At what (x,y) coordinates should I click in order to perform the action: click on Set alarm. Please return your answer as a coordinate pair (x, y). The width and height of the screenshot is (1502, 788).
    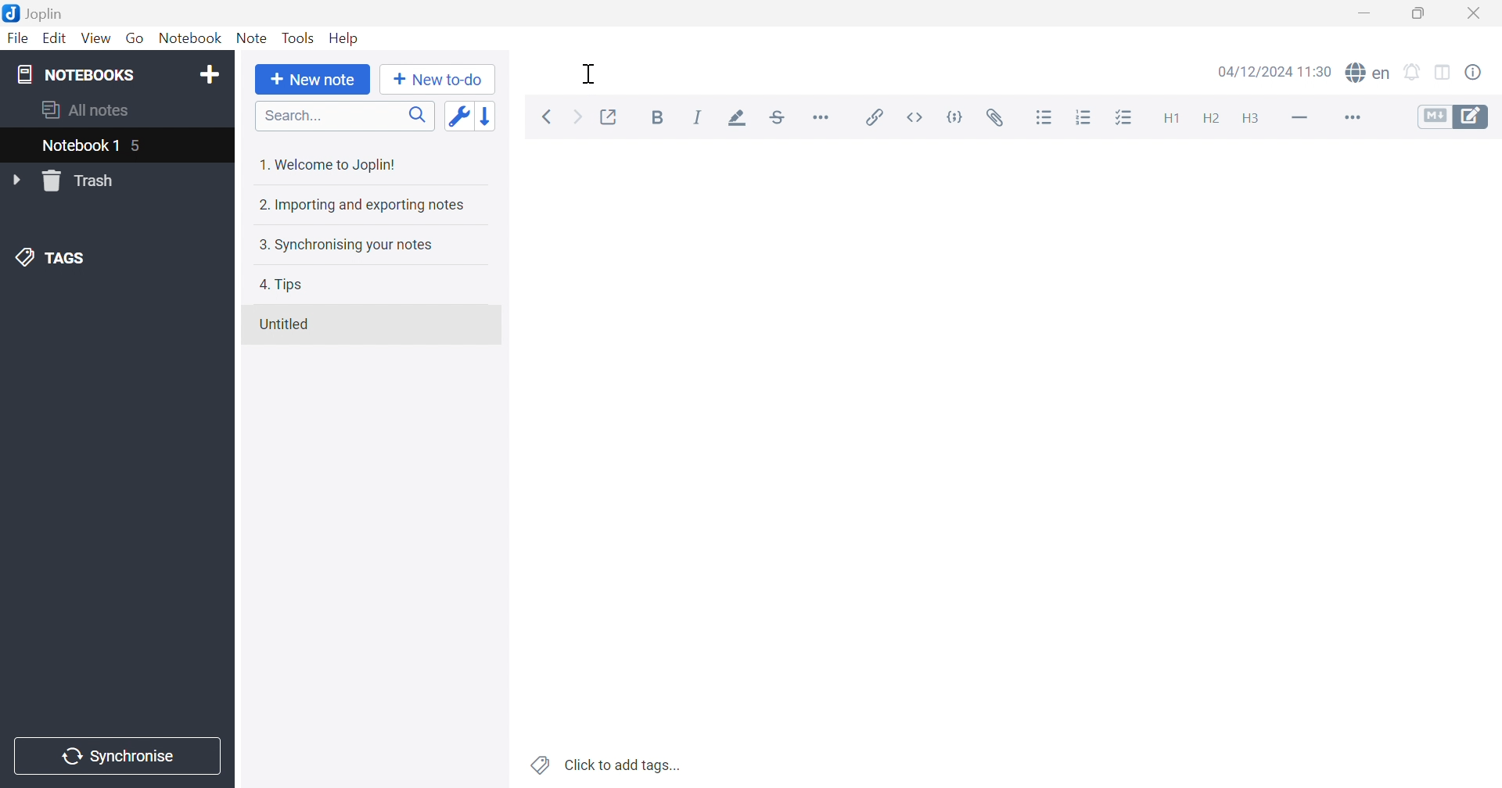
    Looking at the image, I should click on (1415, 73).